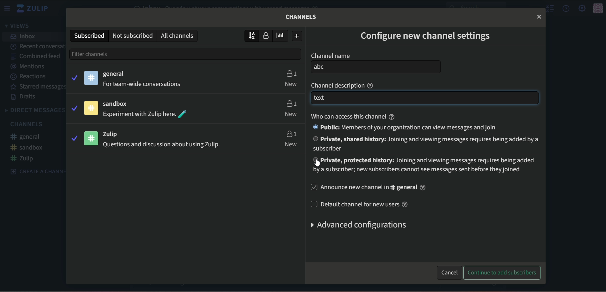 The width and height of the screenshot is (606, 292). What do you see at coordinates (19, 26) in the screenshot?
I see `views` at bounding box center [19, 26].